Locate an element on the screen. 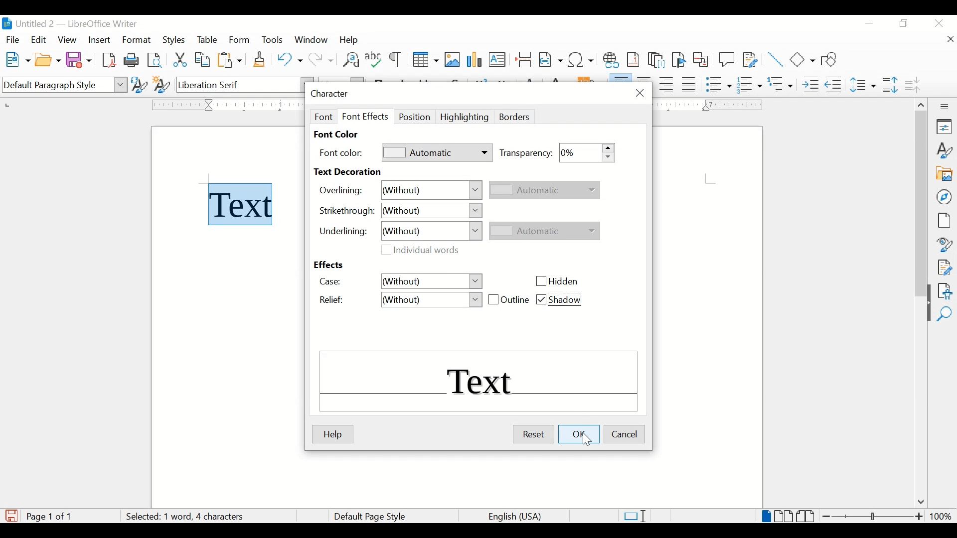  update selected style is located at coordinates (139, 84).